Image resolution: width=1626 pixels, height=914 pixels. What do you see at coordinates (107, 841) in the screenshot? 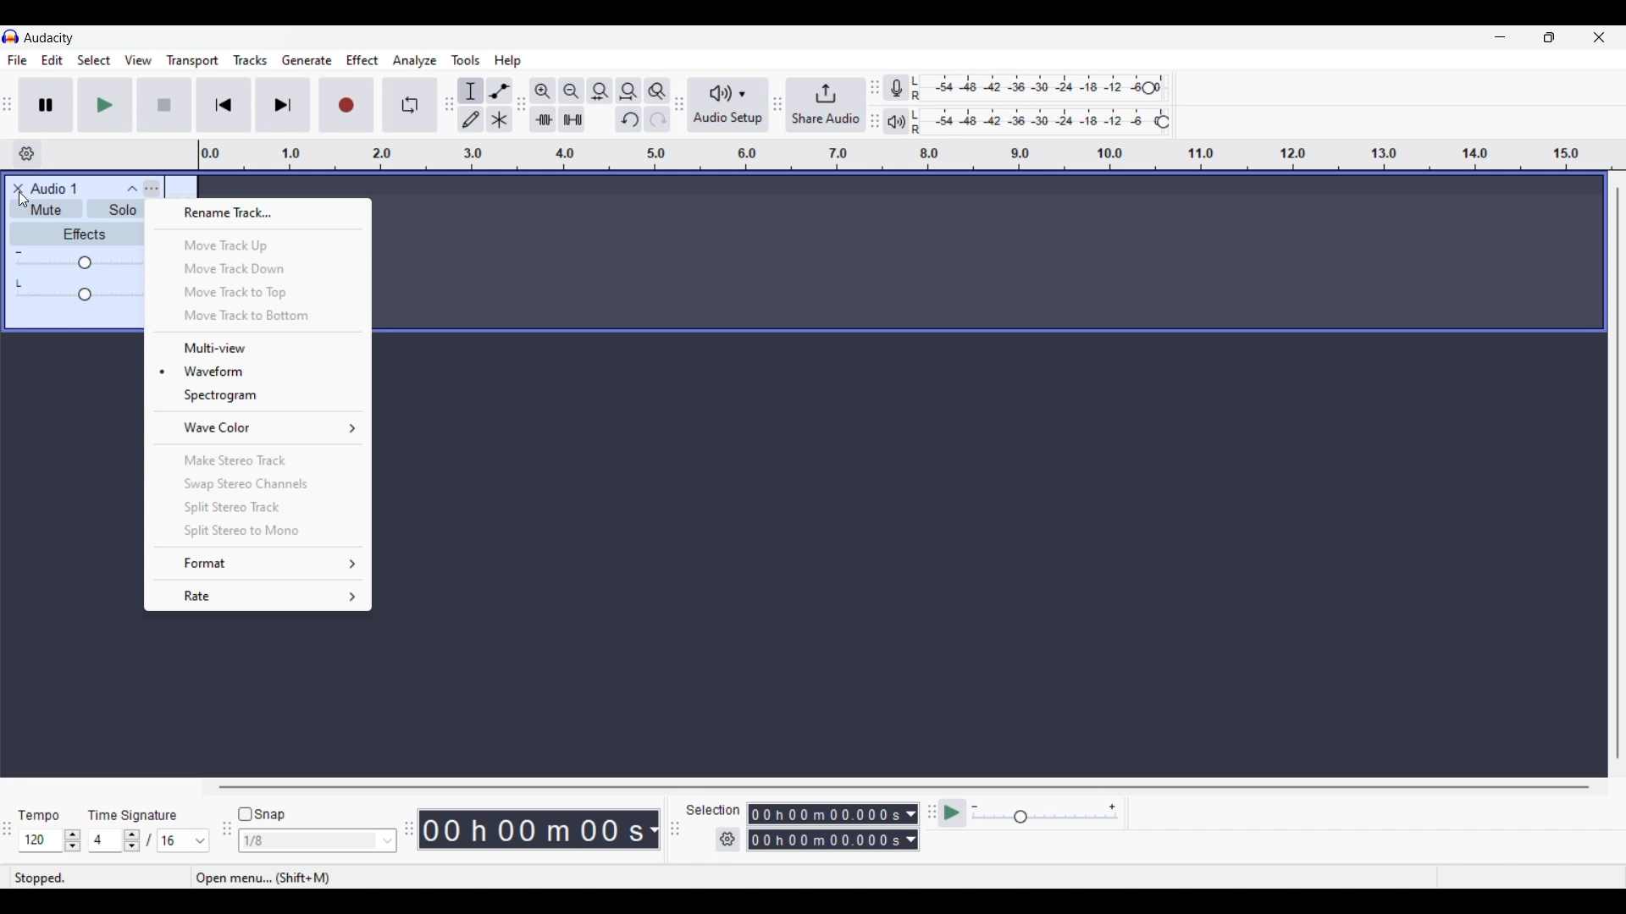
I see `Selected time signature` at bounding box center [107, 841].